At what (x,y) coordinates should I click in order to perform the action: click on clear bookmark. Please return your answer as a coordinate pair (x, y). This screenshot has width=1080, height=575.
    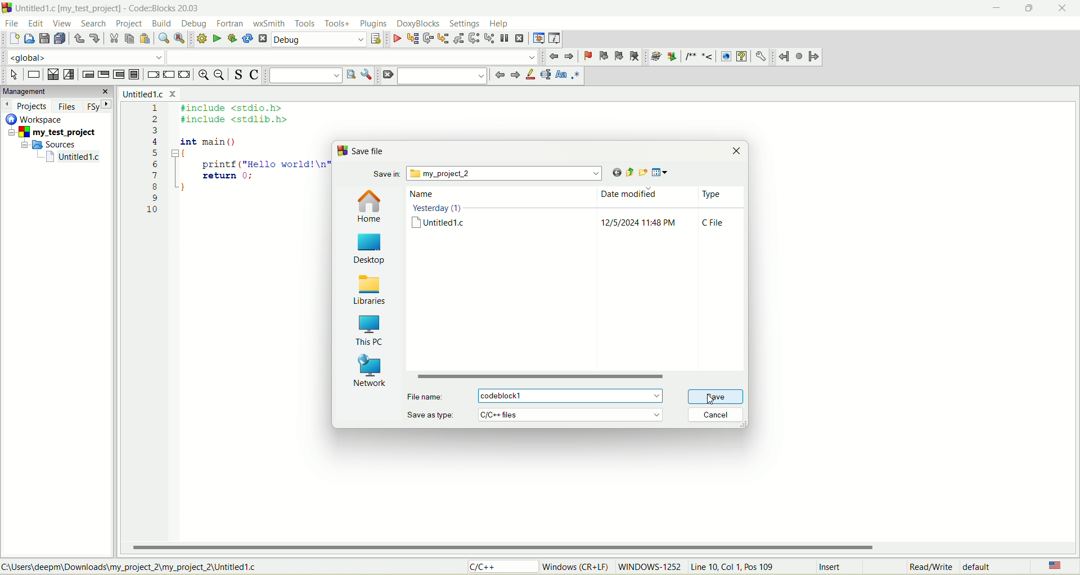
    Looking at the image, I should click on (636, 56).